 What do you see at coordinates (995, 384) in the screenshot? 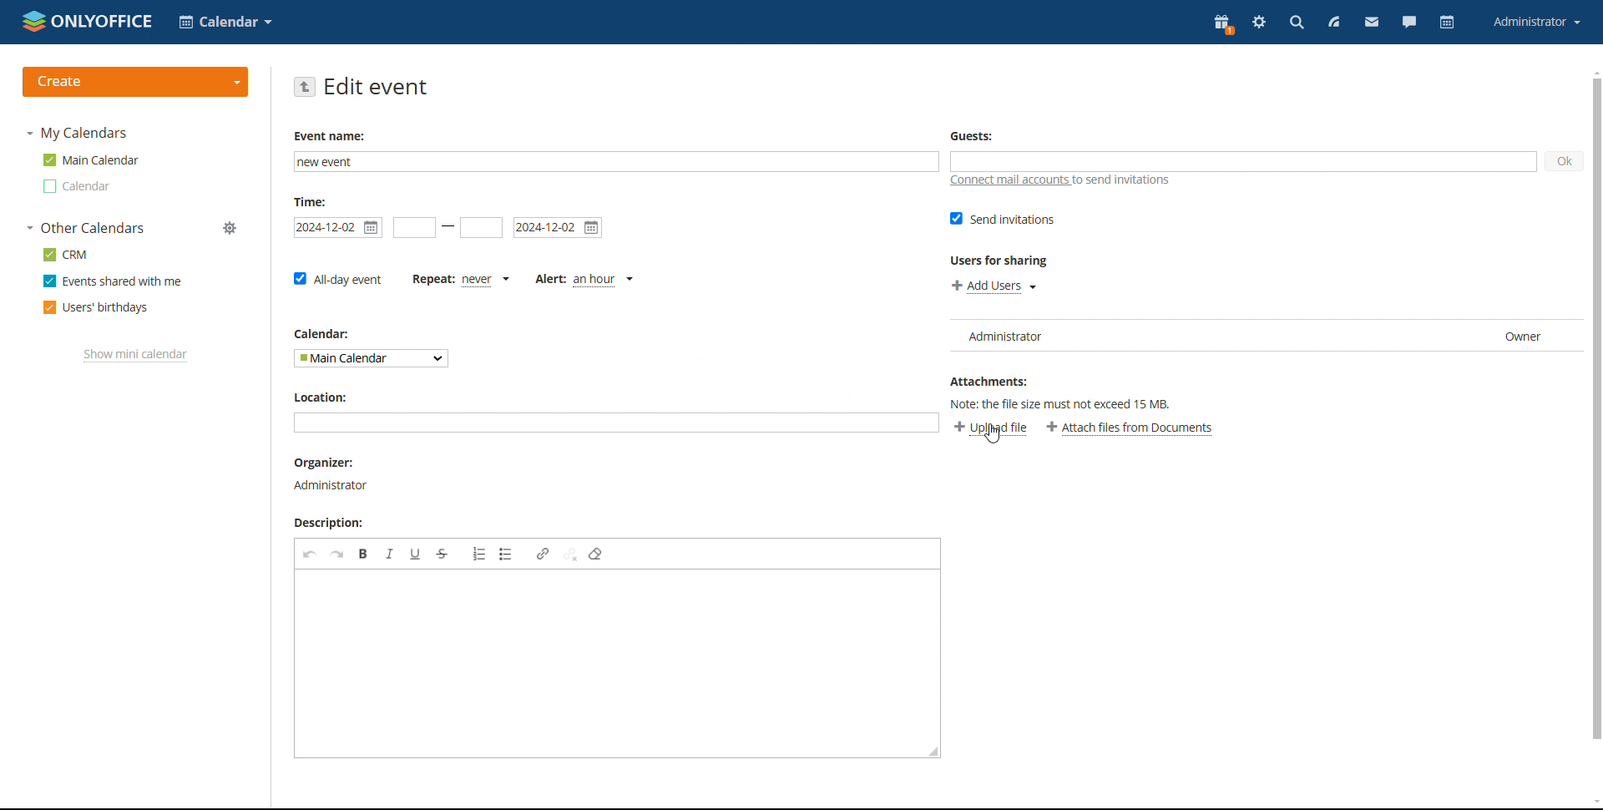
I see `attachments` at bounding box center [995, 384].